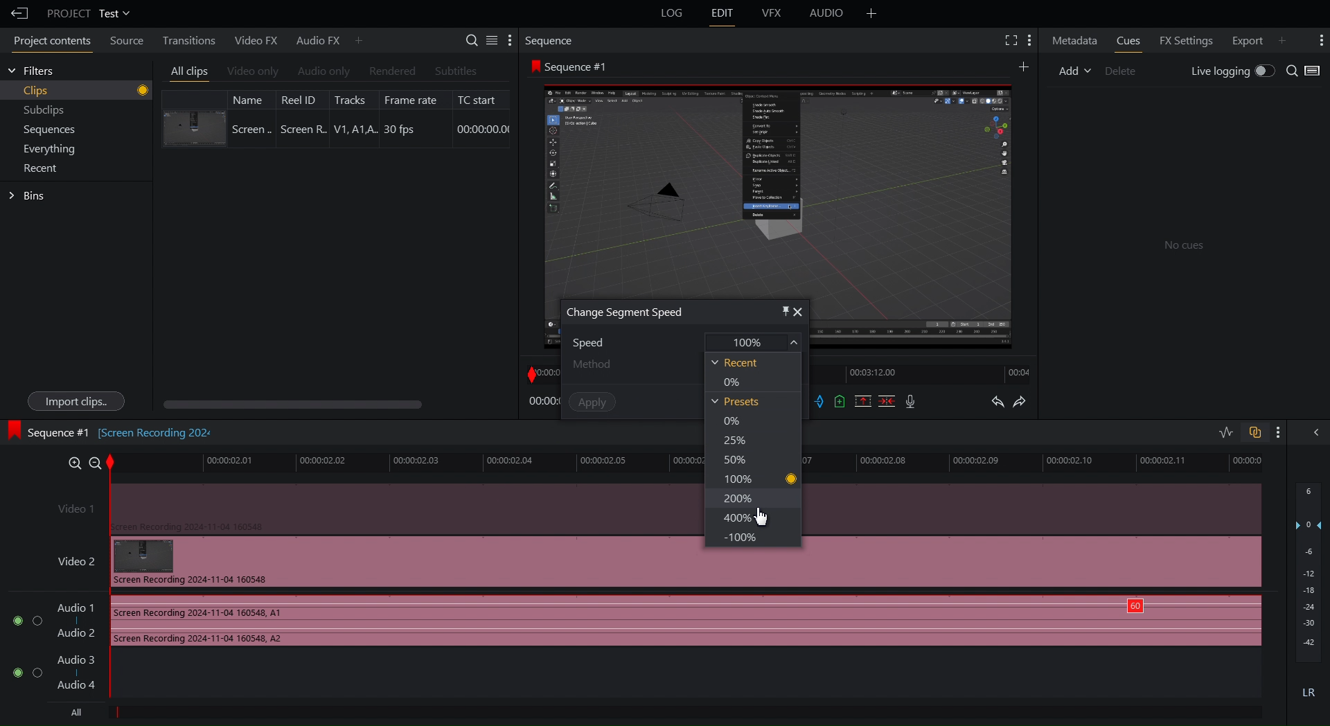 The image size is (1330, 726). I want to click on Preview , so click(778, 185).